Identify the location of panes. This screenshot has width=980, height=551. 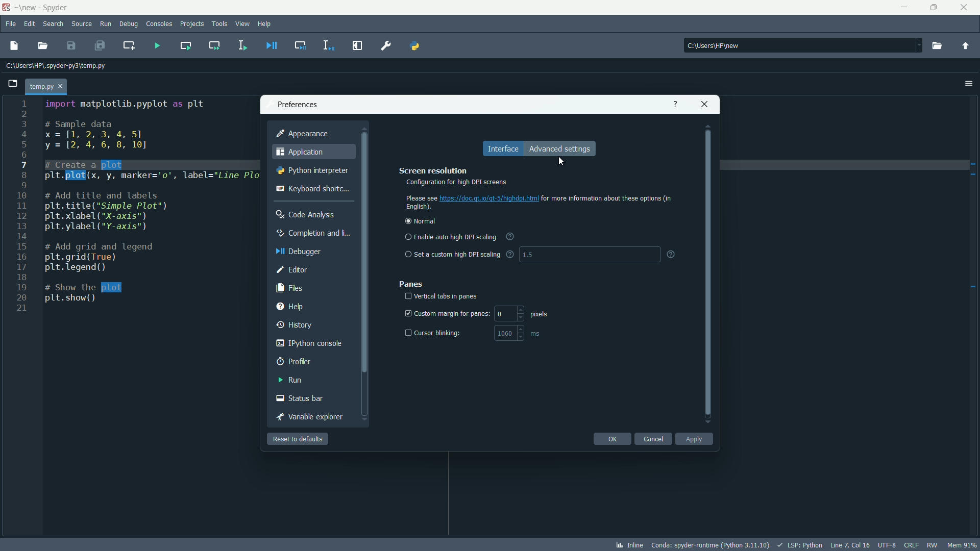
(412, 285).